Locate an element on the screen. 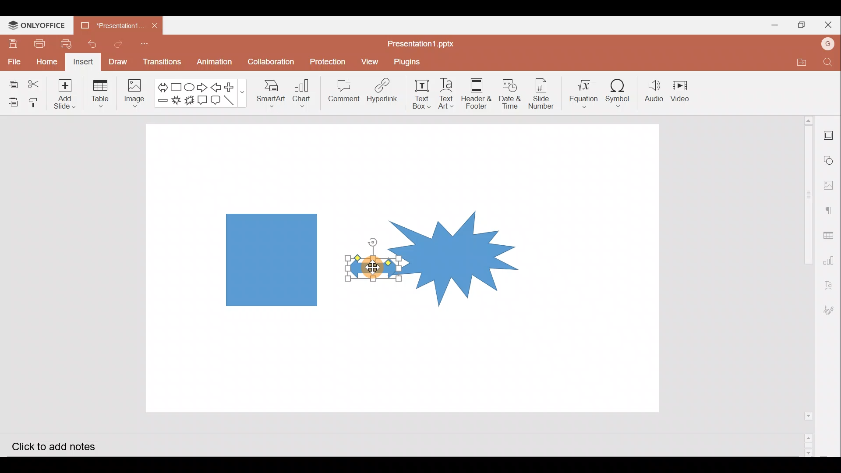  Account name is located at coordinates (828, 45).